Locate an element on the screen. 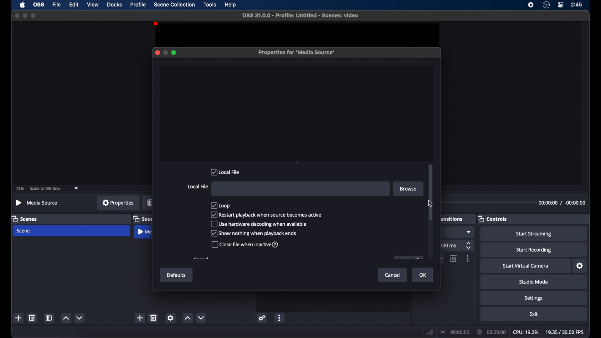 The image size is (601, 338). media source is located at coordinates (36, 202).